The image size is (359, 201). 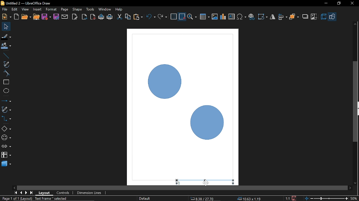 I want to click on co-ordinate, so click(x=249, y=198).